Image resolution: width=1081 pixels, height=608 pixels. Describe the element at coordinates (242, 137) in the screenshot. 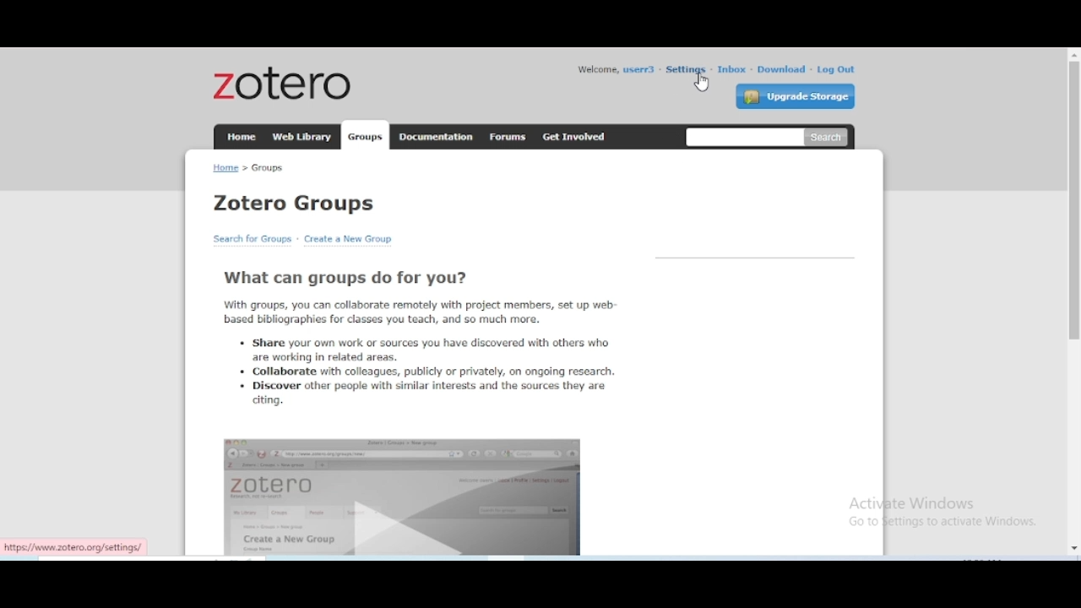

I see `home` at that location.